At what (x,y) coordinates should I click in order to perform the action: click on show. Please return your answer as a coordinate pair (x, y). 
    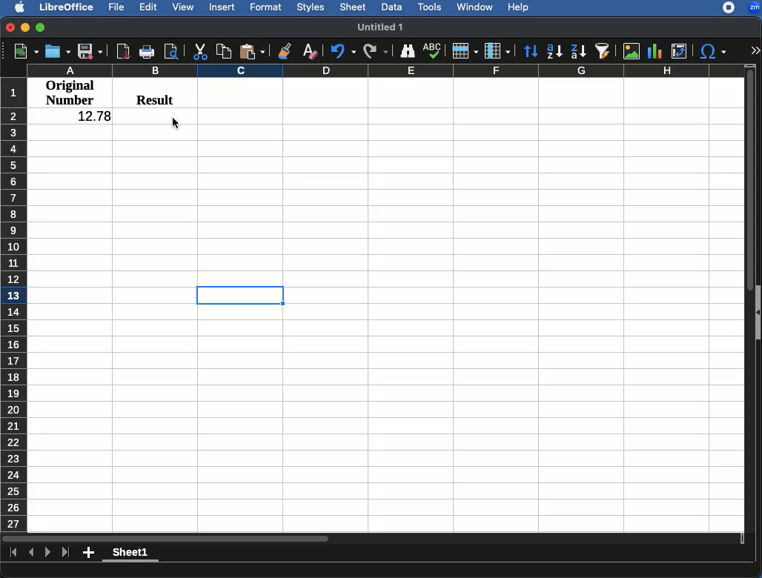
    Looking at the image, I should click on (758, 313).